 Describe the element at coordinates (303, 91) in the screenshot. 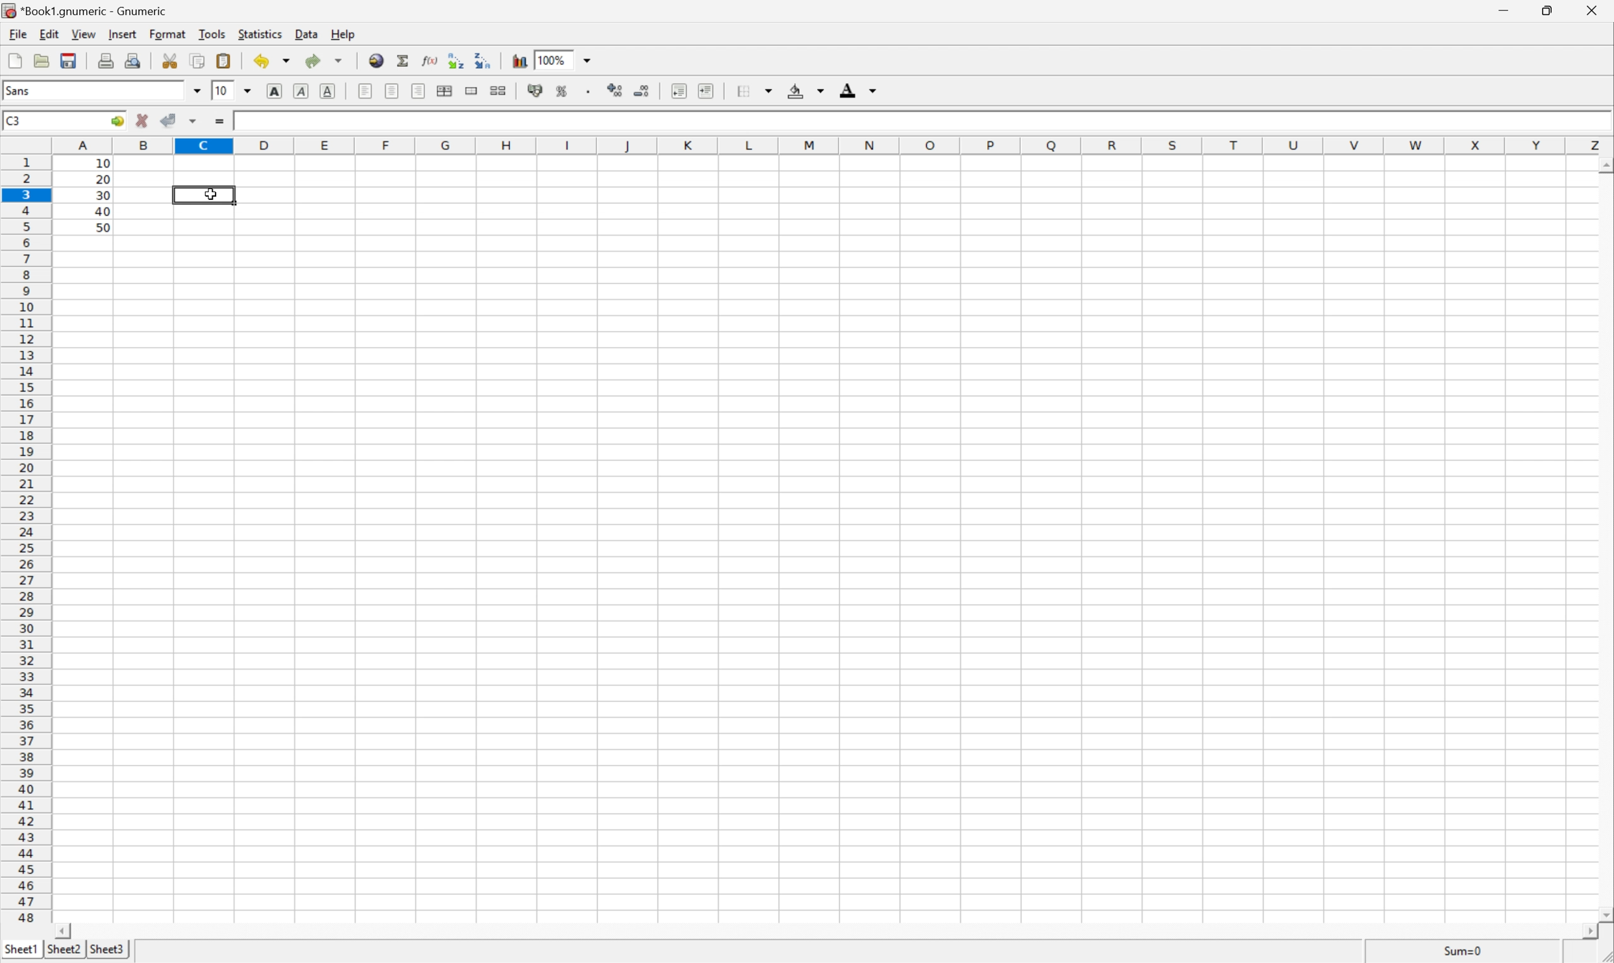

I see `Italic` at that location.